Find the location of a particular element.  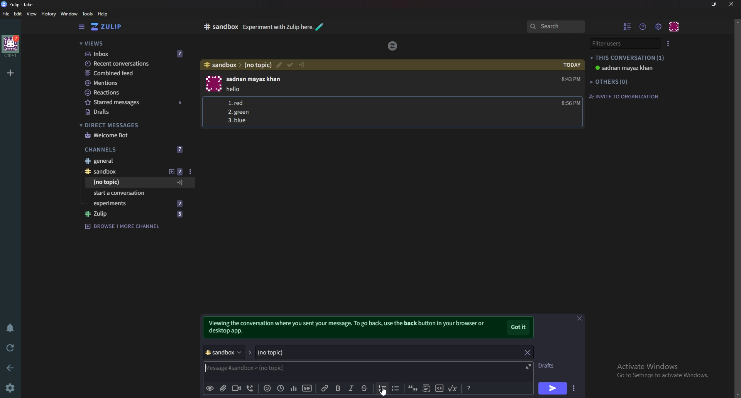

message is located at coordinates (239, 89).